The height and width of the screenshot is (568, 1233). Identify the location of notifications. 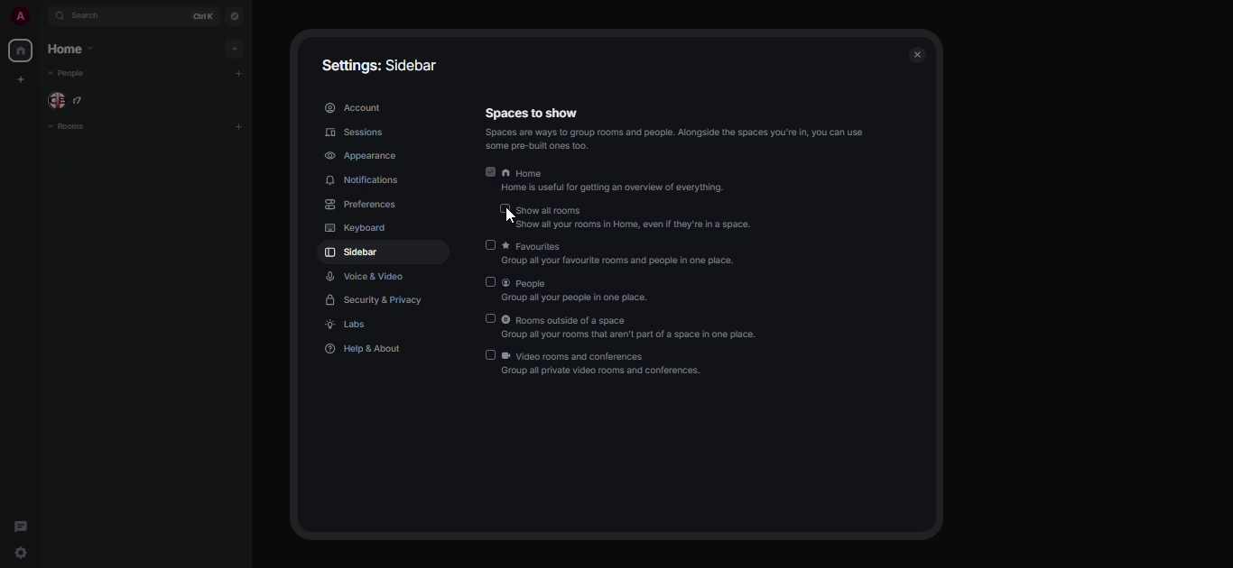
(365, 182).